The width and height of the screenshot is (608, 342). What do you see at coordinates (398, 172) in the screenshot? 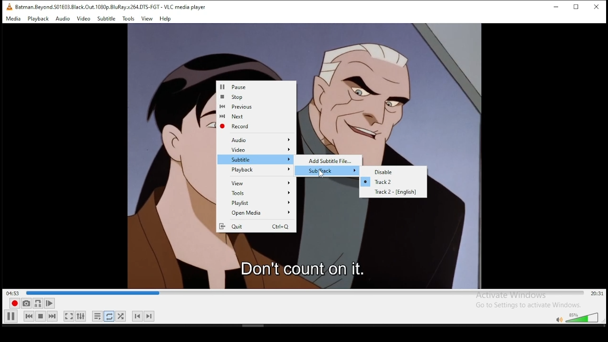
I see `Disable` at bounding box center [398, 172].